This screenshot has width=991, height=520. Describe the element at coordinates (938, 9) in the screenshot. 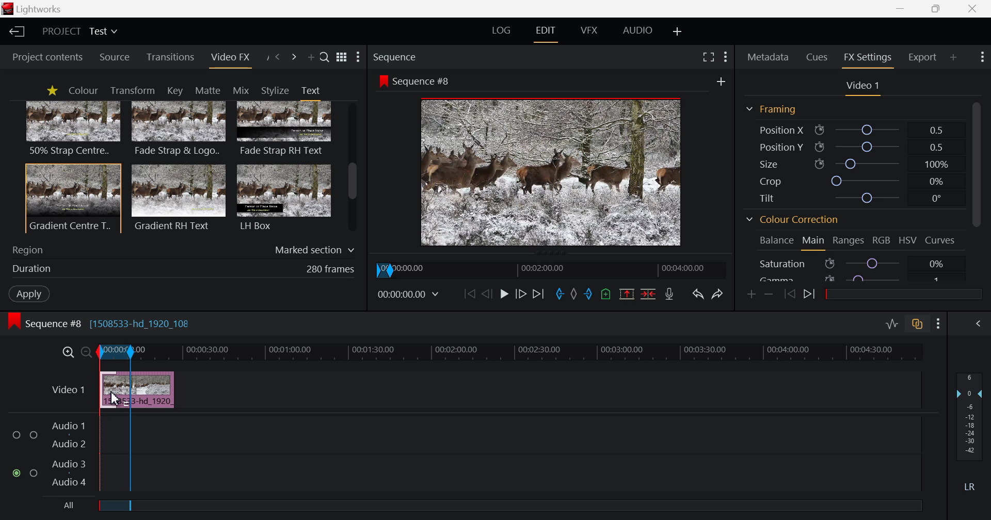

I see `Minimize` at that location.